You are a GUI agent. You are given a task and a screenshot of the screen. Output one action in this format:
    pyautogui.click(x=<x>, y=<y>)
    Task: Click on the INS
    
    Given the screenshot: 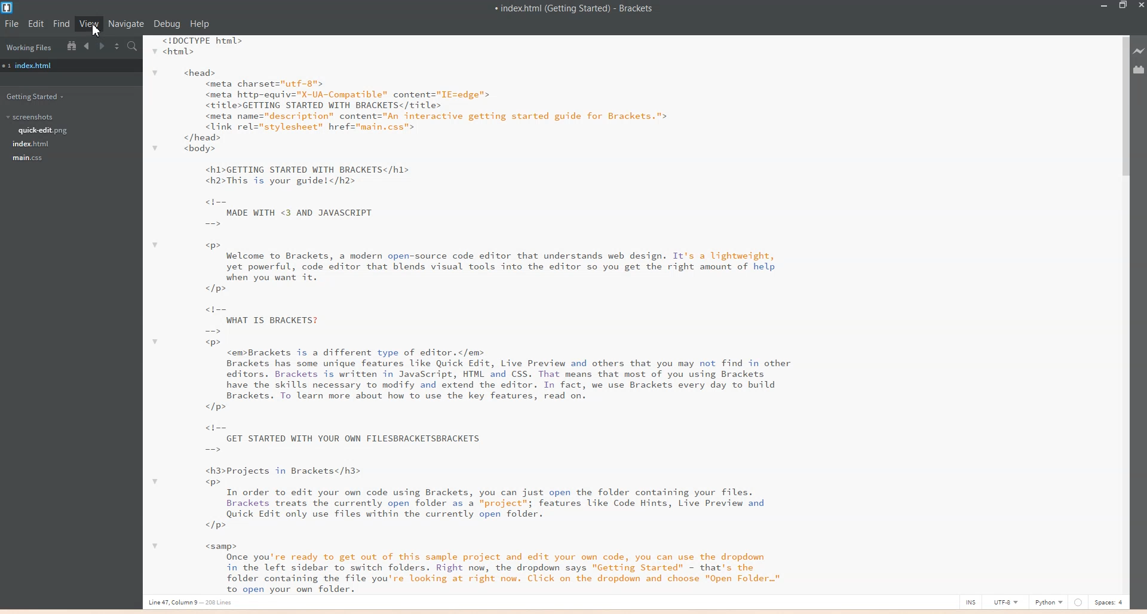 What is the action you would take?
    pyautogui.click(x=971, y=601)
    